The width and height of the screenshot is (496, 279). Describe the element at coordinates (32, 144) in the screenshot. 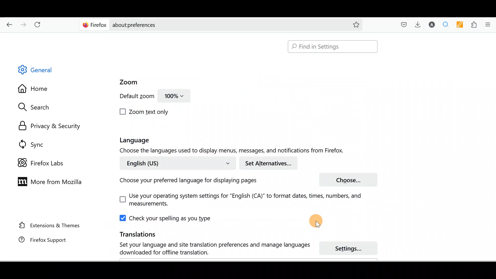

I see `Sync` at that location.